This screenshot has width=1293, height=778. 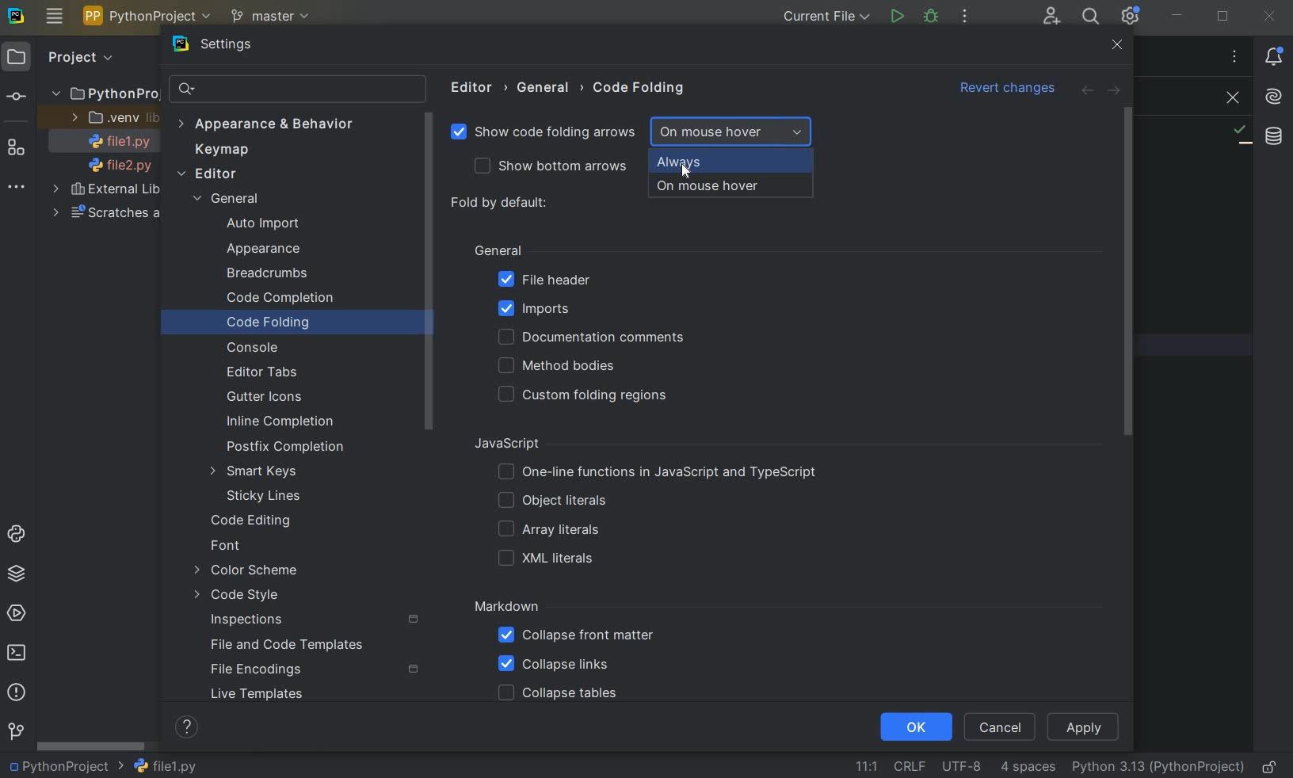 What do you see at coordinates (189, 727) in the screenshot?
I see `HELP` at bounding box center [189, 727].